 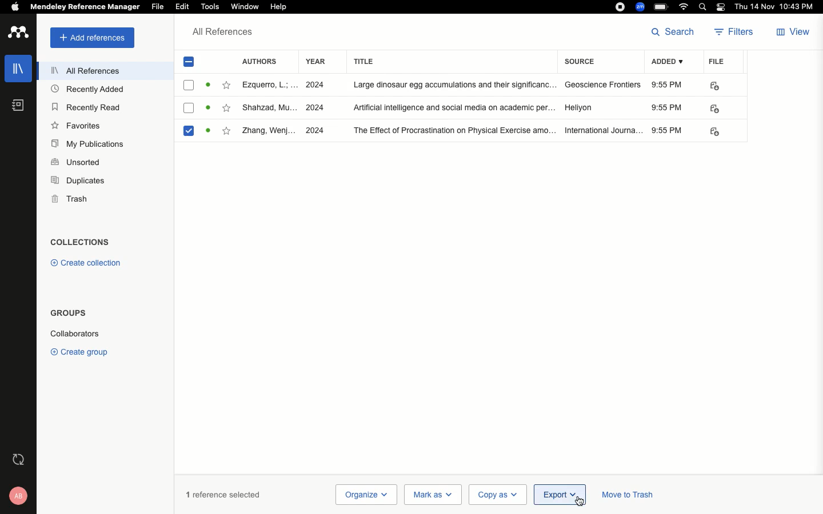 What do you see at coordinates (580, 106) in the screenshot?
I see `Hellyon` at bounding box center [580, 106].